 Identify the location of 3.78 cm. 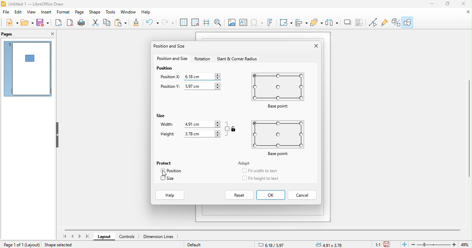
(202, 134).